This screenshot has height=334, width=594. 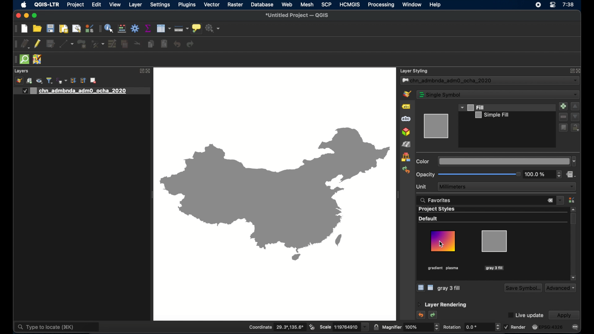 What do you see at coordinates (112, 44) in the screenshot?
I see `modify attributes` at bounding box center [112, 44].